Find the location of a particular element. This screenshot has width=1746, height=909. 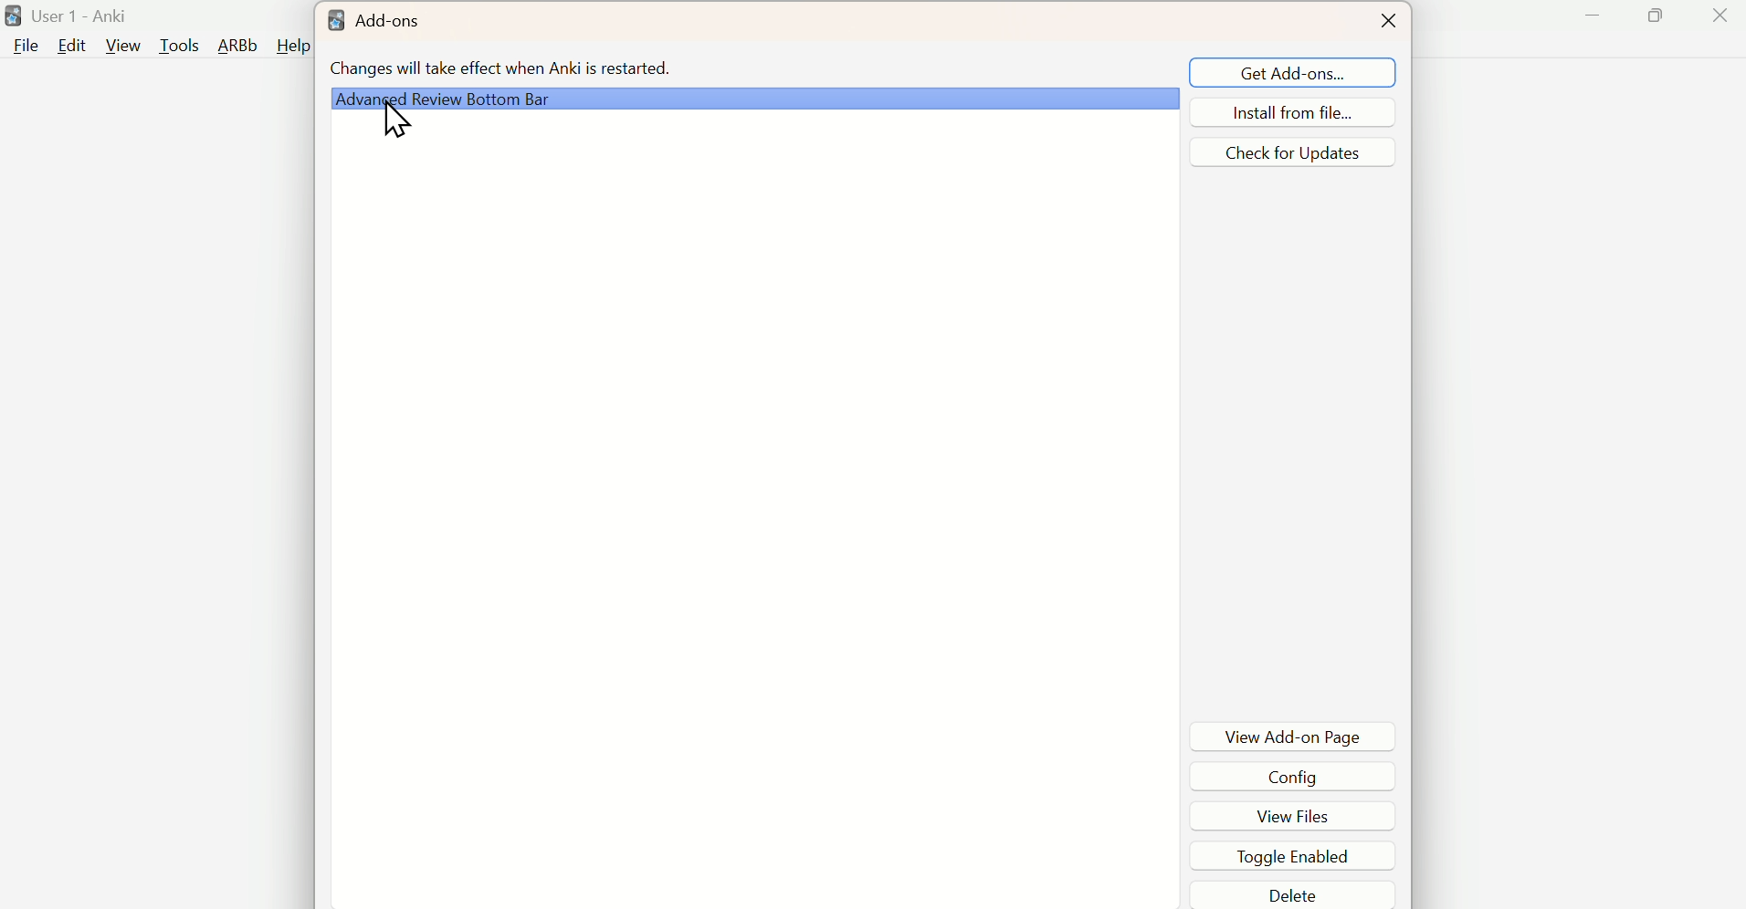

cursor is located at coordinates (400, 127).